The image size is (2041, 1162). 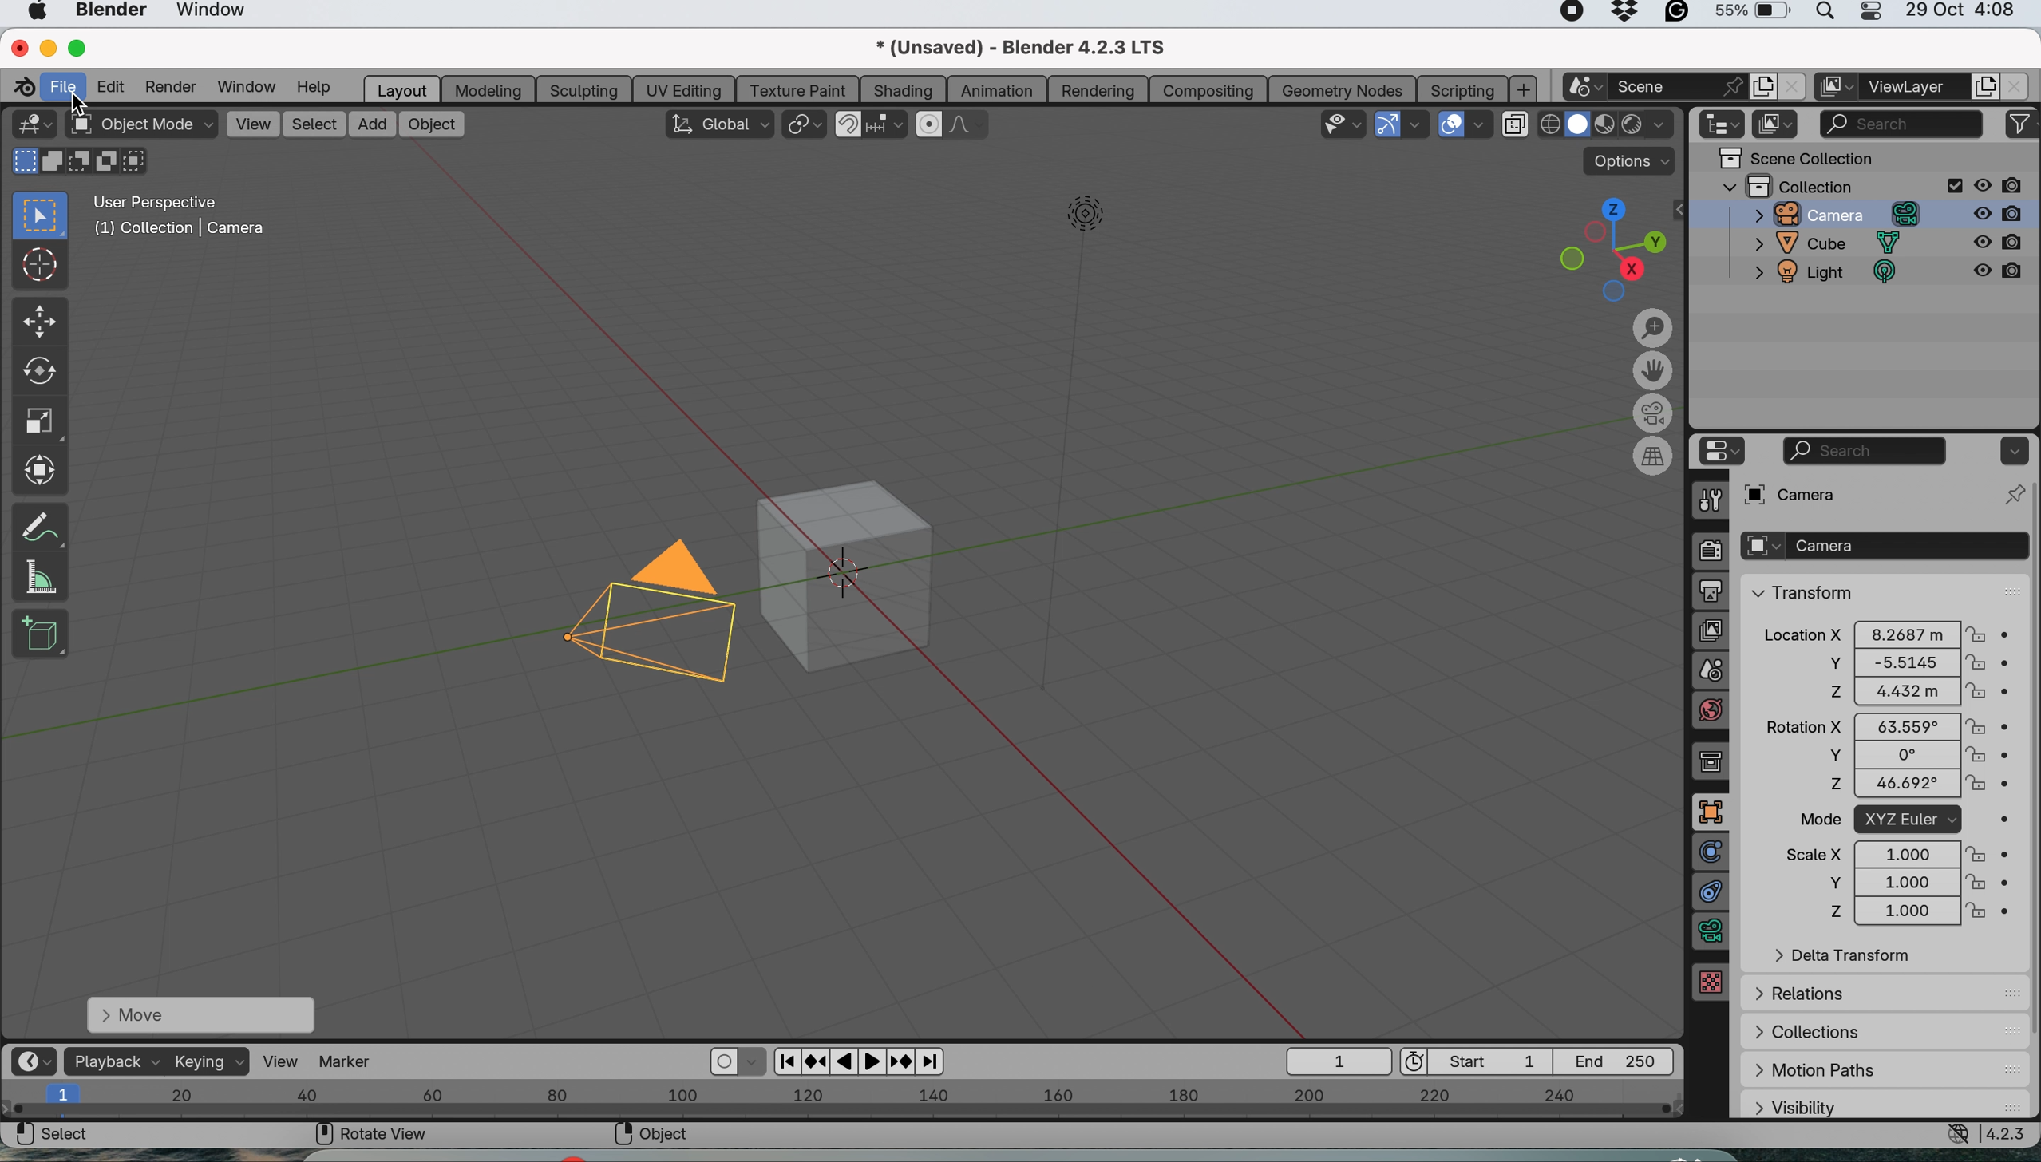 I want to click on grammarly, so click(x=1677, y=15).